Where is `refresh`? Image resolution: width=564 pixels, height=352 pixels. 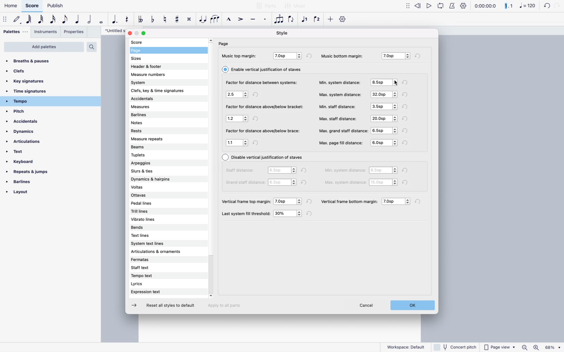
refresh is located at coordinates (408, 182).